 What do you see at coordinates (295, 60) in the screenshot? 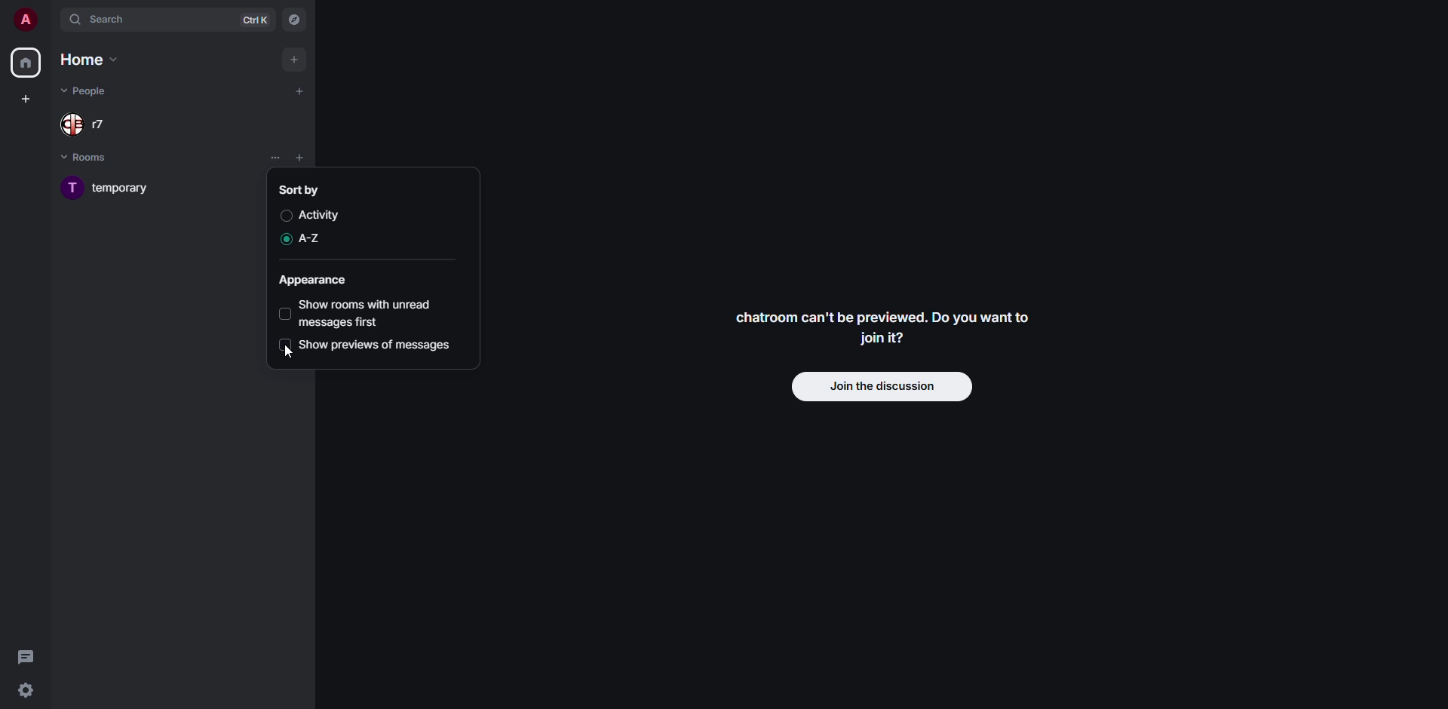
I see `add` at bounding box center [295, 60].